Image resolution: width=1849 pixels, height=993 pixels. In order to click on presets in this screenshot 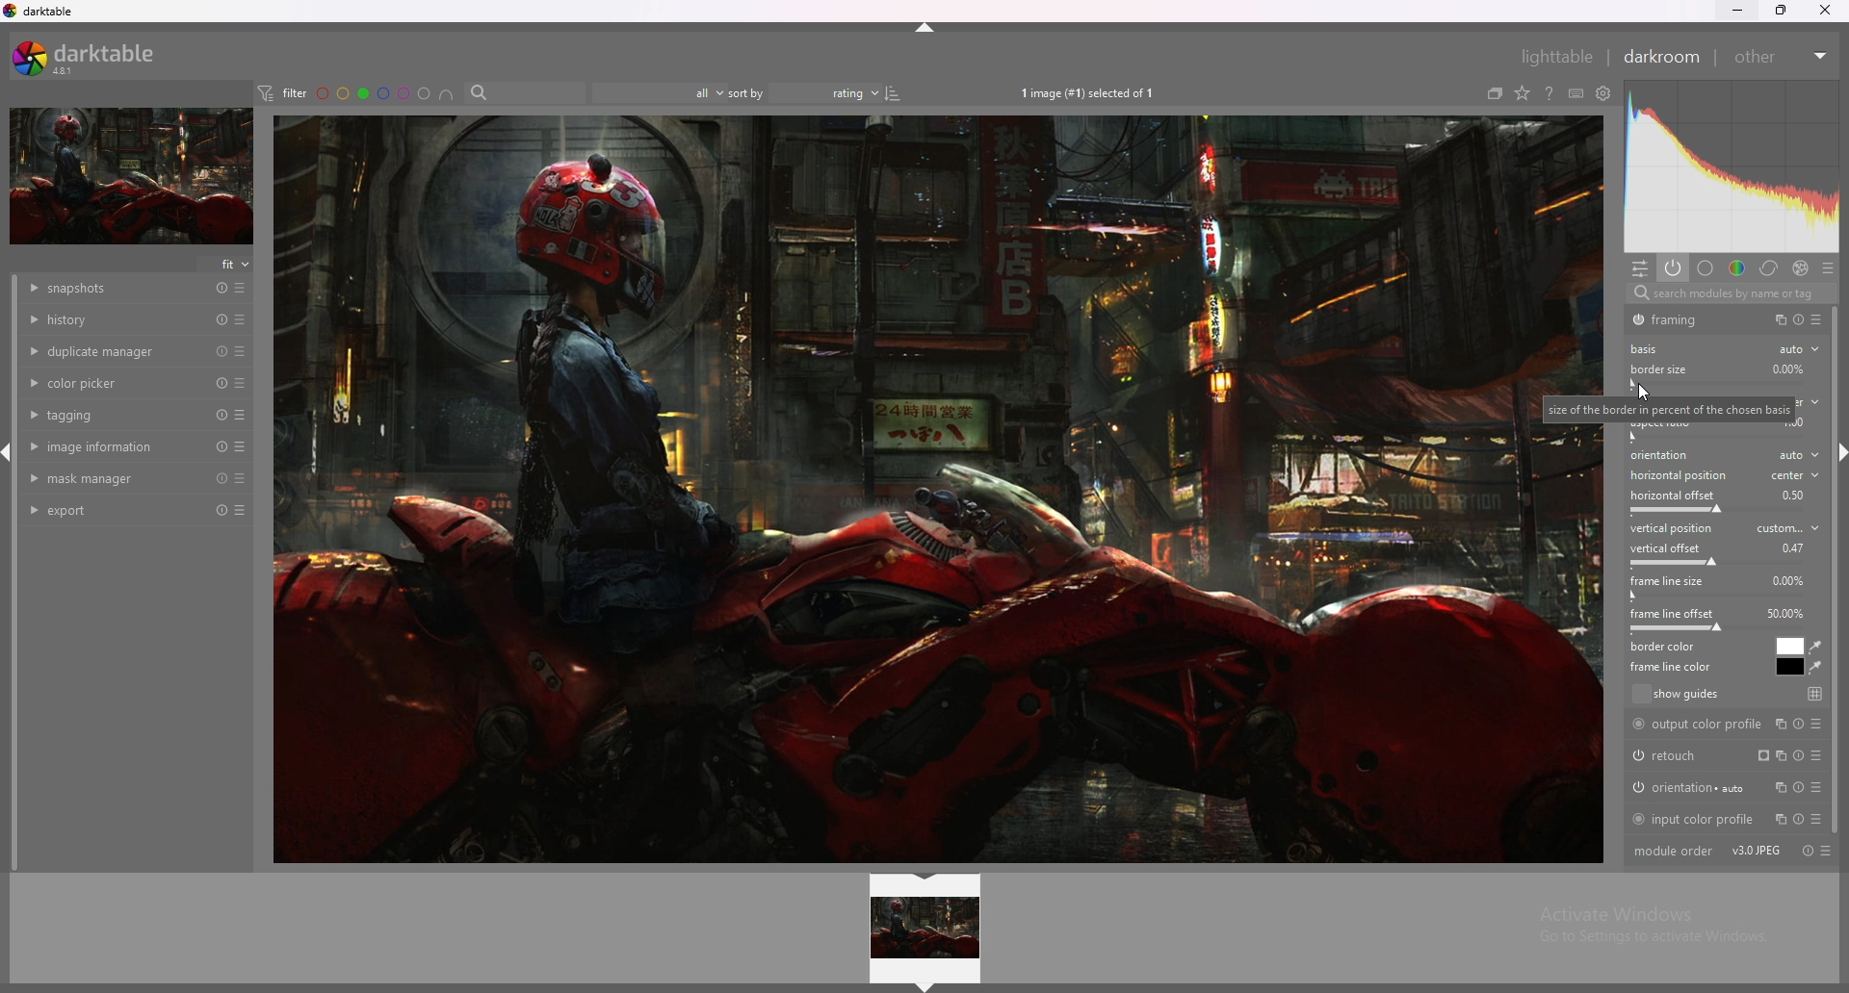, I will do `click(241, 477)`.